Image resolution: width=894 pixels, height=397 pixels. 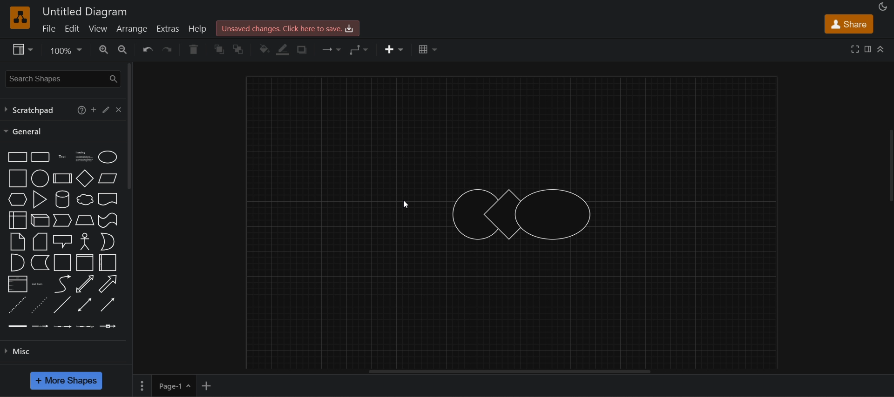 I want to click on taPE, so click(x=108, y=220).